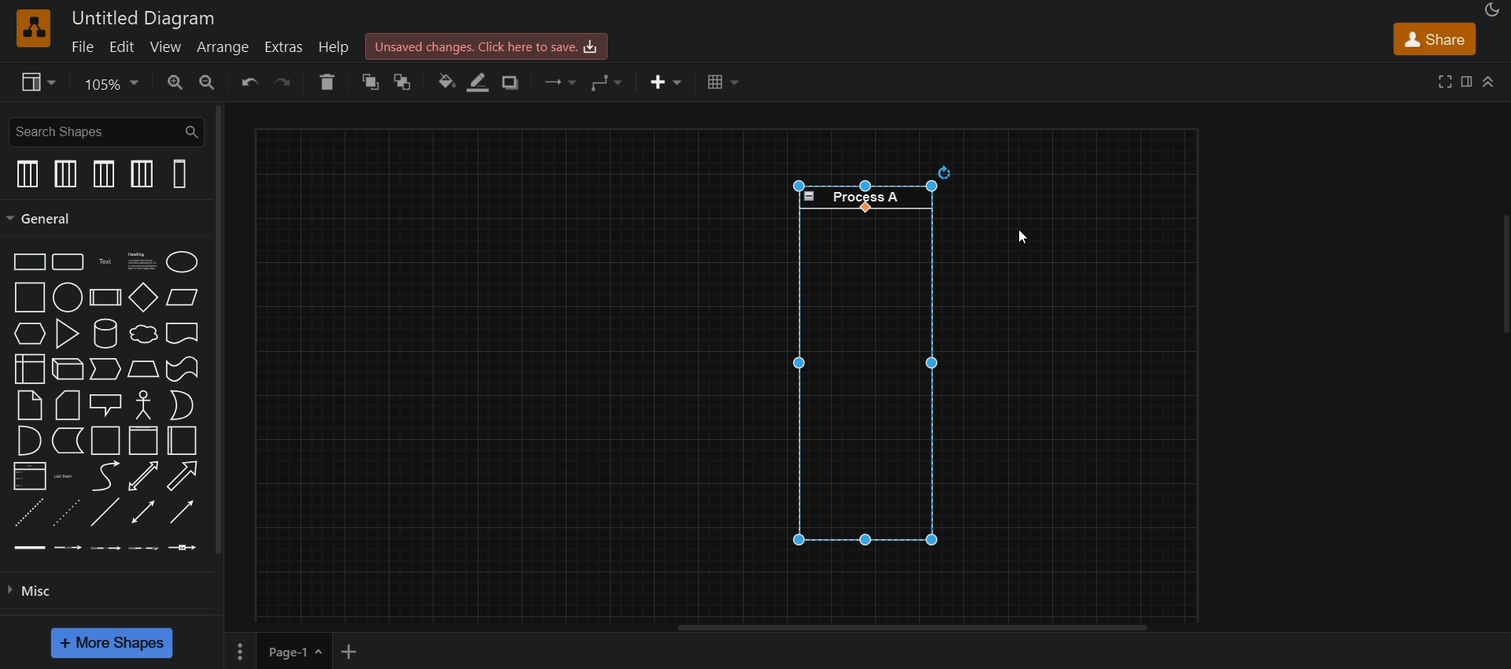 The image size is (1511, 669). What do you see at coordinates (220, 46) in the screenshot?
I see `arrange` at bounding box center [220, 46].